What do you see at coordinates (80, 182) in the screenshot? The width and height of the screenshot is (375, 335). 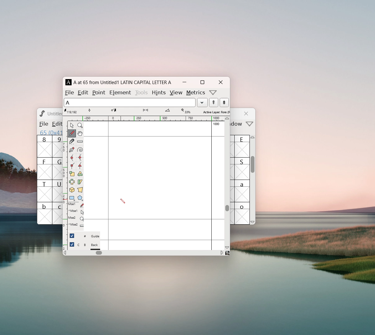 I see `skew selection` at bounding box center [80, 182].